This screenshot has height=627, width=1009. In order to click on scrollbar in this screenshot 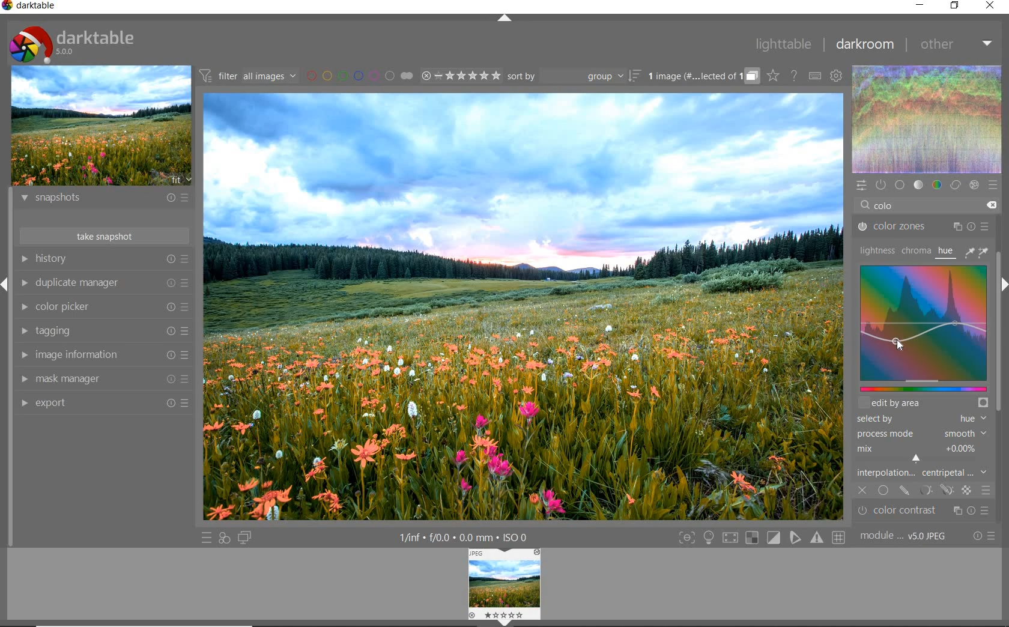, I will do `click(998, 379)`.